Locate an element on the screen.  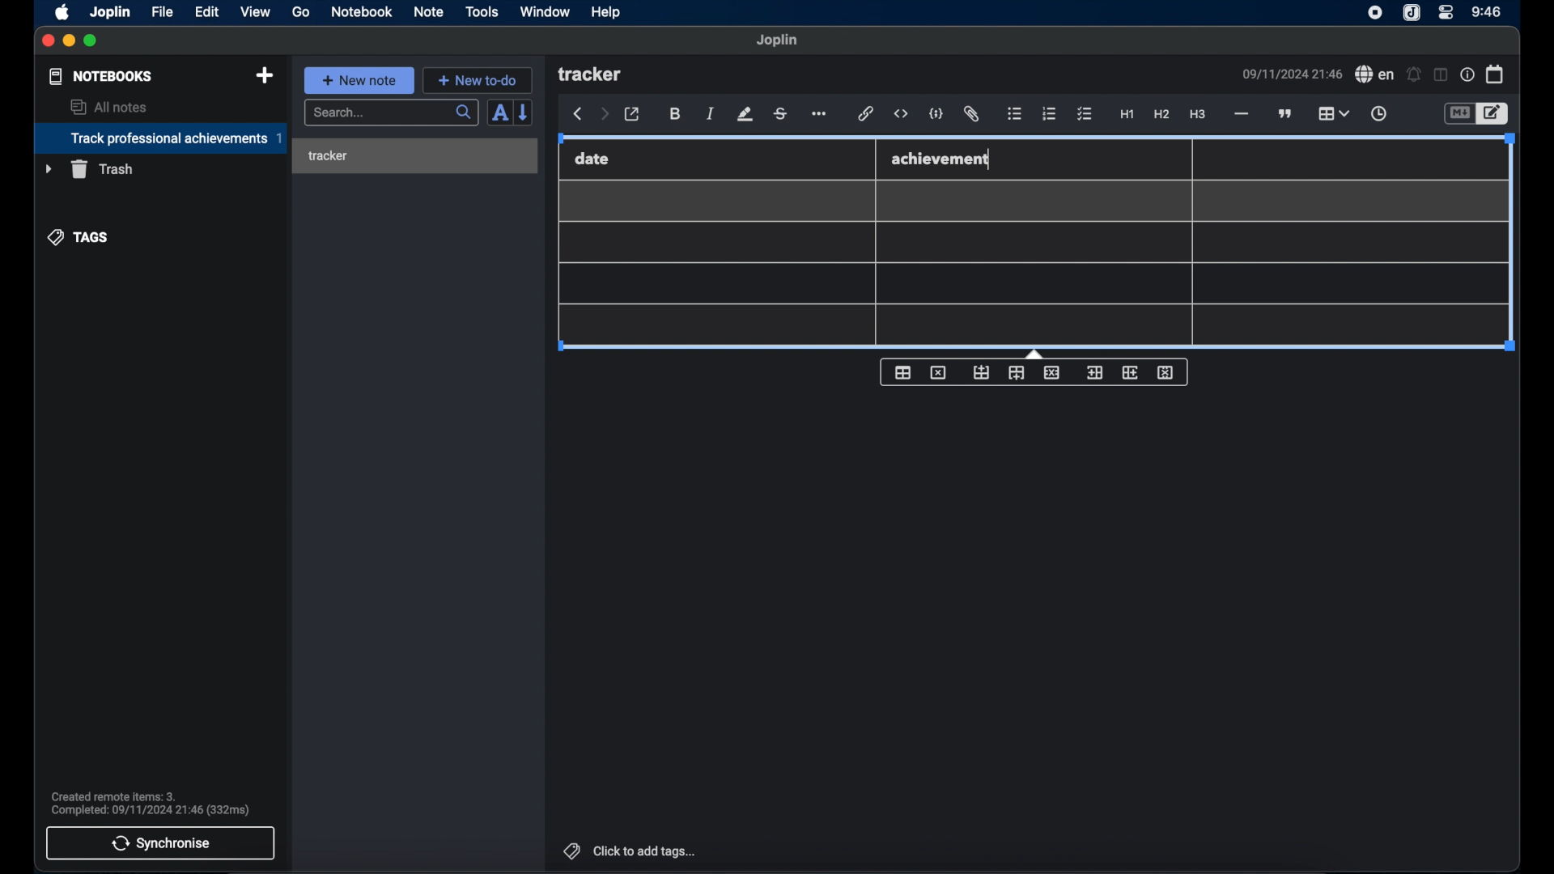
achievement is located at coordinates (942, 159).